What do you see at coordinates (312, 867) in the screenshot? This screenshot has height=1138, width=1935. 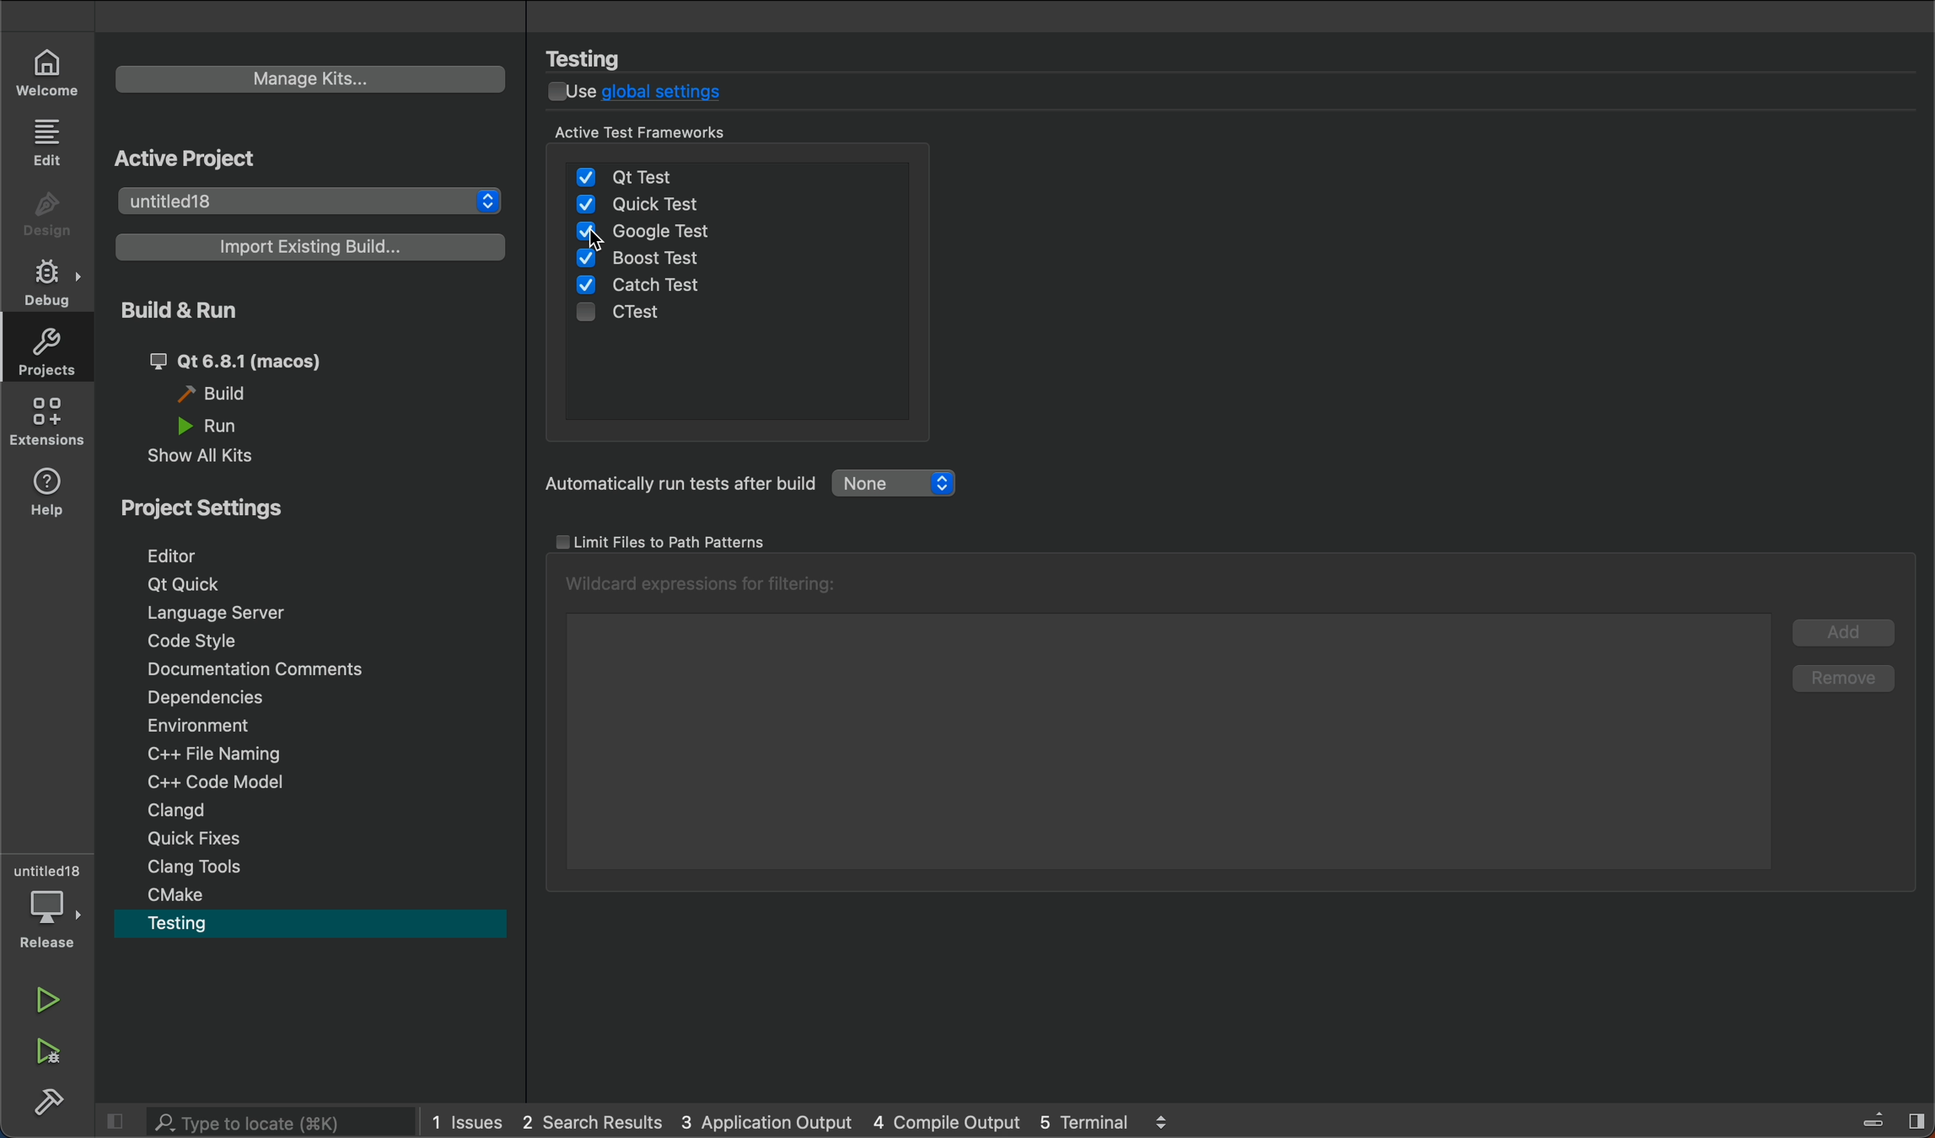 I see `clang tools` at bounding box center [312, 867].